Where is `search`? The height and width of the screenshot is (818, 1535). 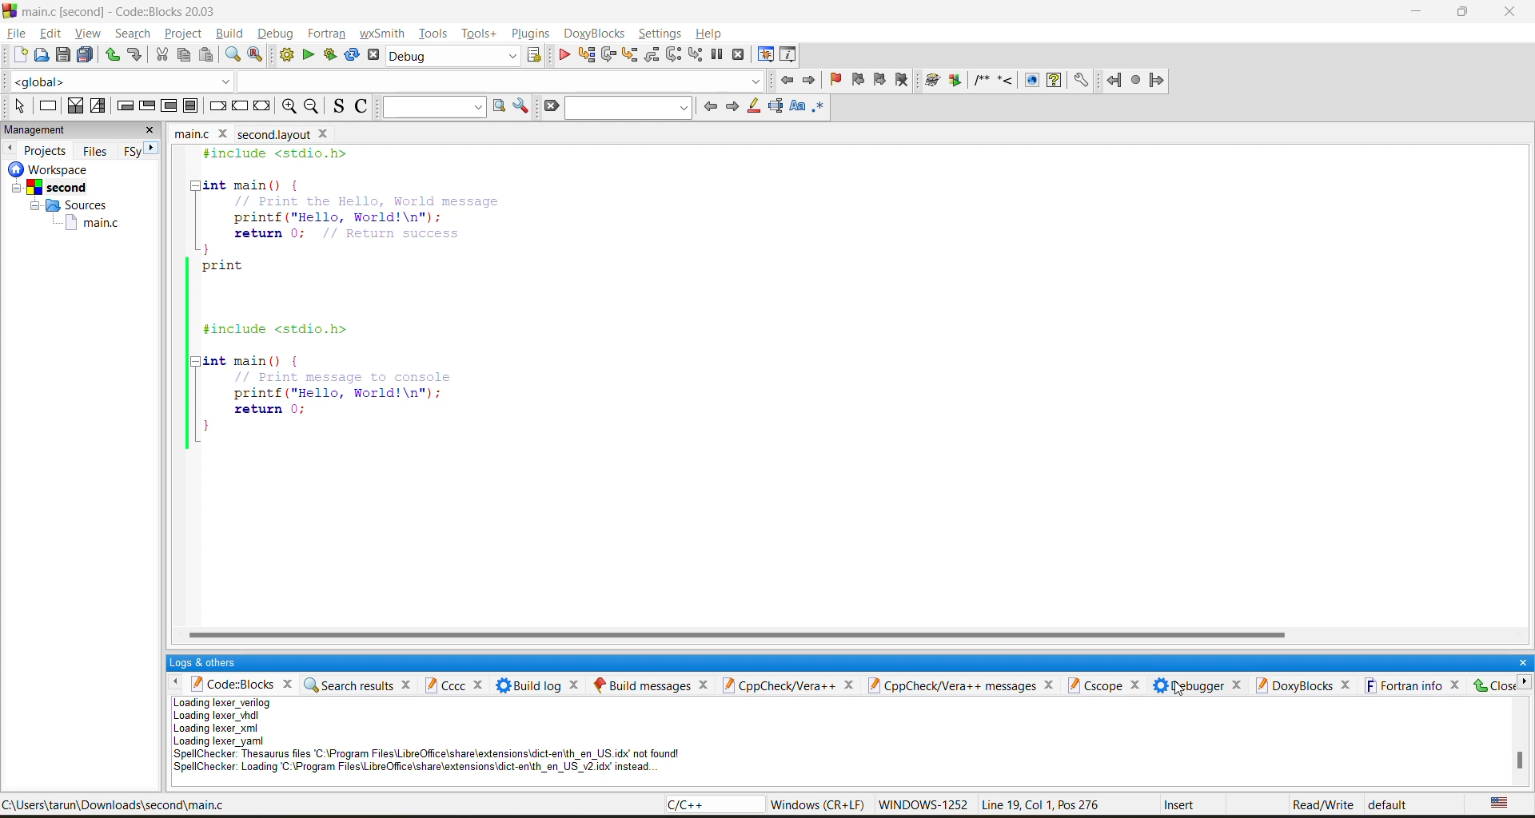
search is located at coordinates (628, 109).